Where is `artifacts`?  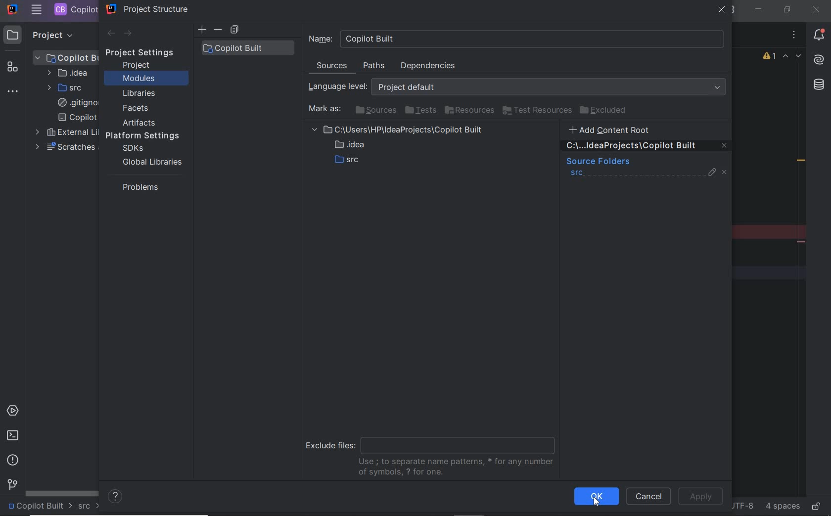
artifacts is located at coordinates (141, 123).